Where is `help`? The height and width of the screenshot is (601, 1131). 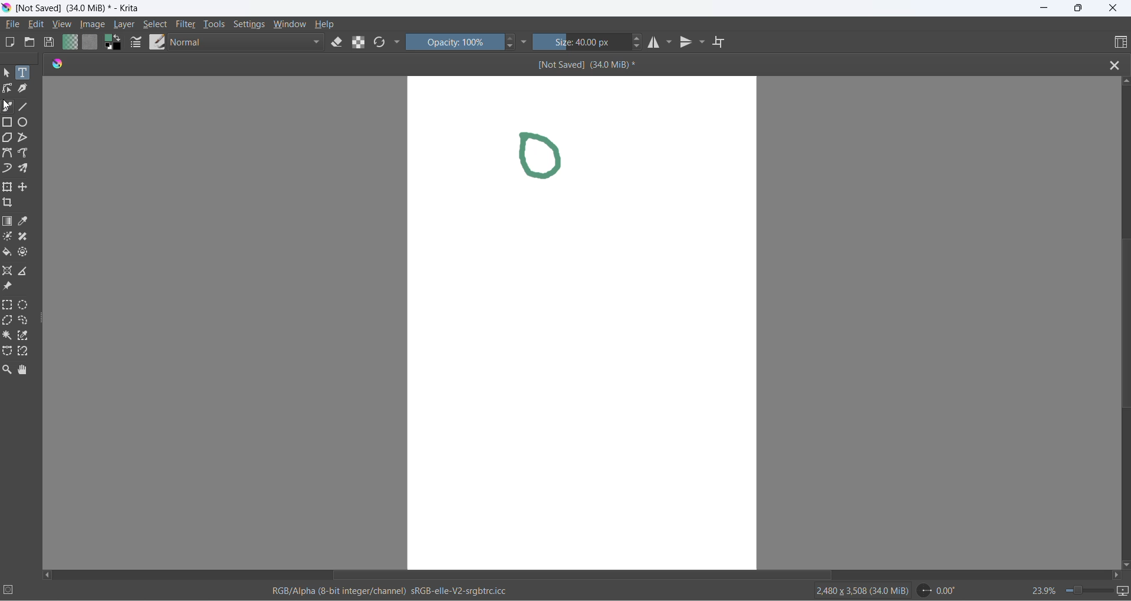
help is located at coordinates (327, 24).